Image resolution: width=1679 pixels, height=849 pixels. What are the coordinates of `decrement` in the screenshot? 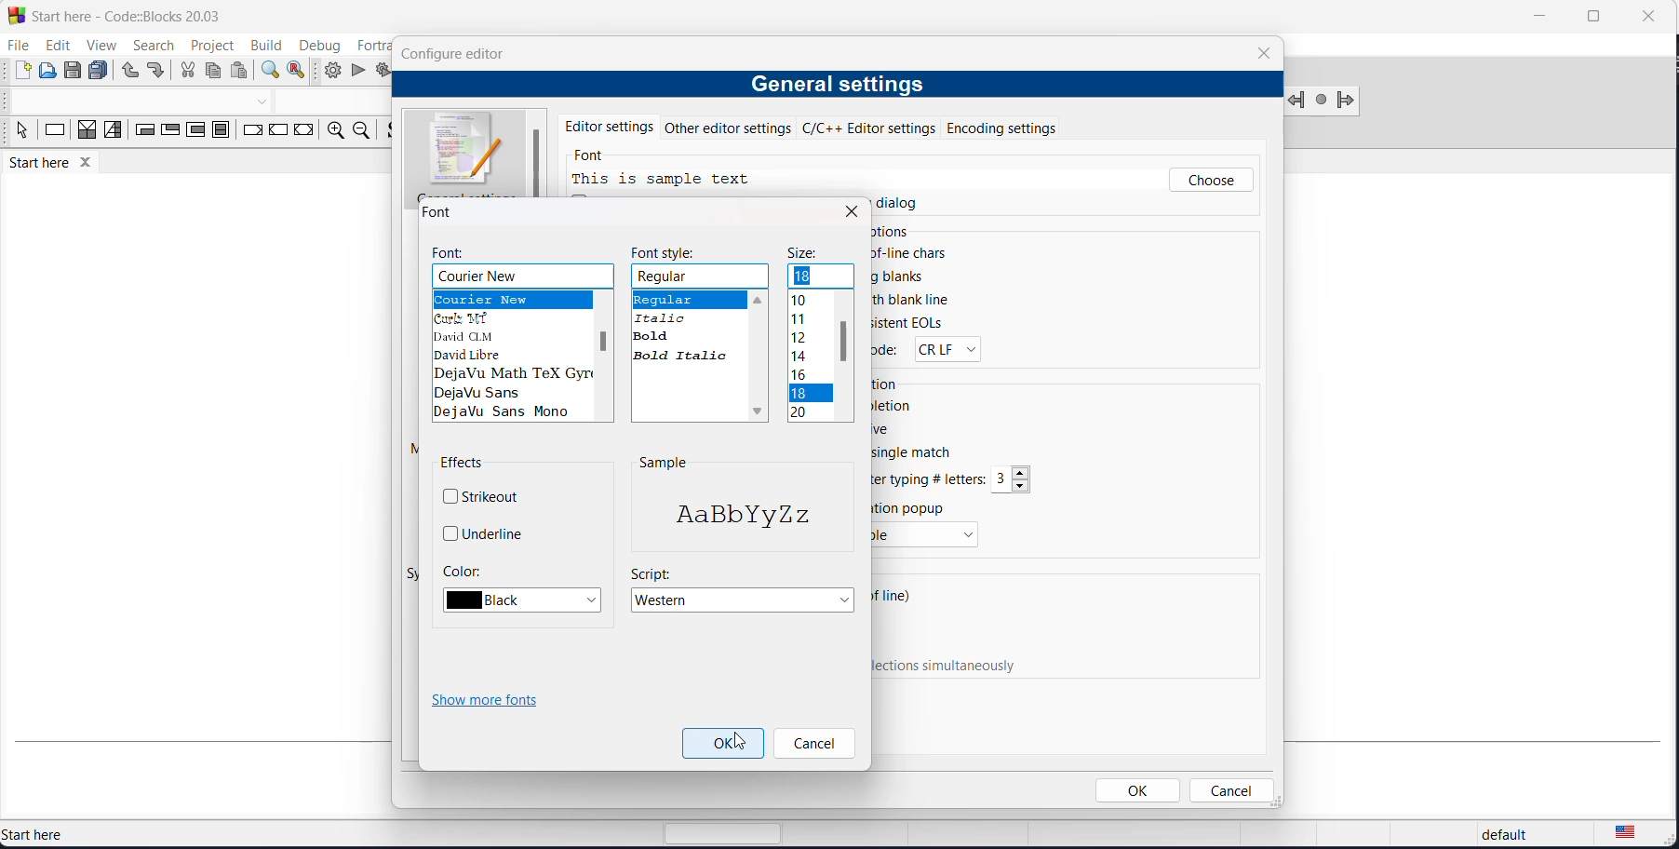 It's located at (1023, 486).